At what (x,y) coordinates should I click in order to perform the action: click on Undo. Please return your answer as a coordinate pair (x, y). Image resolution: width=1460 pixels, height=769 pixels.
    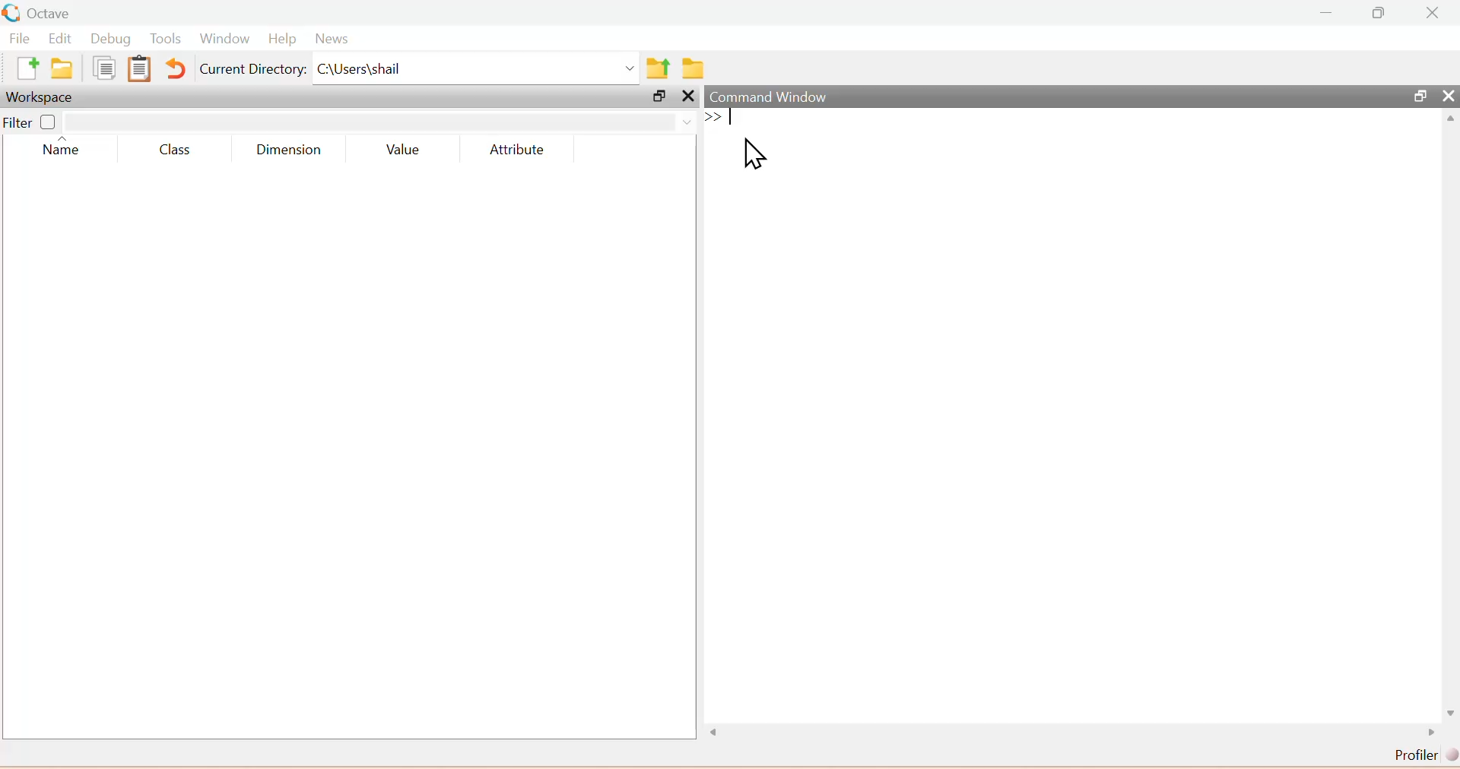
    Looking at the image, I should click on (177, 70).